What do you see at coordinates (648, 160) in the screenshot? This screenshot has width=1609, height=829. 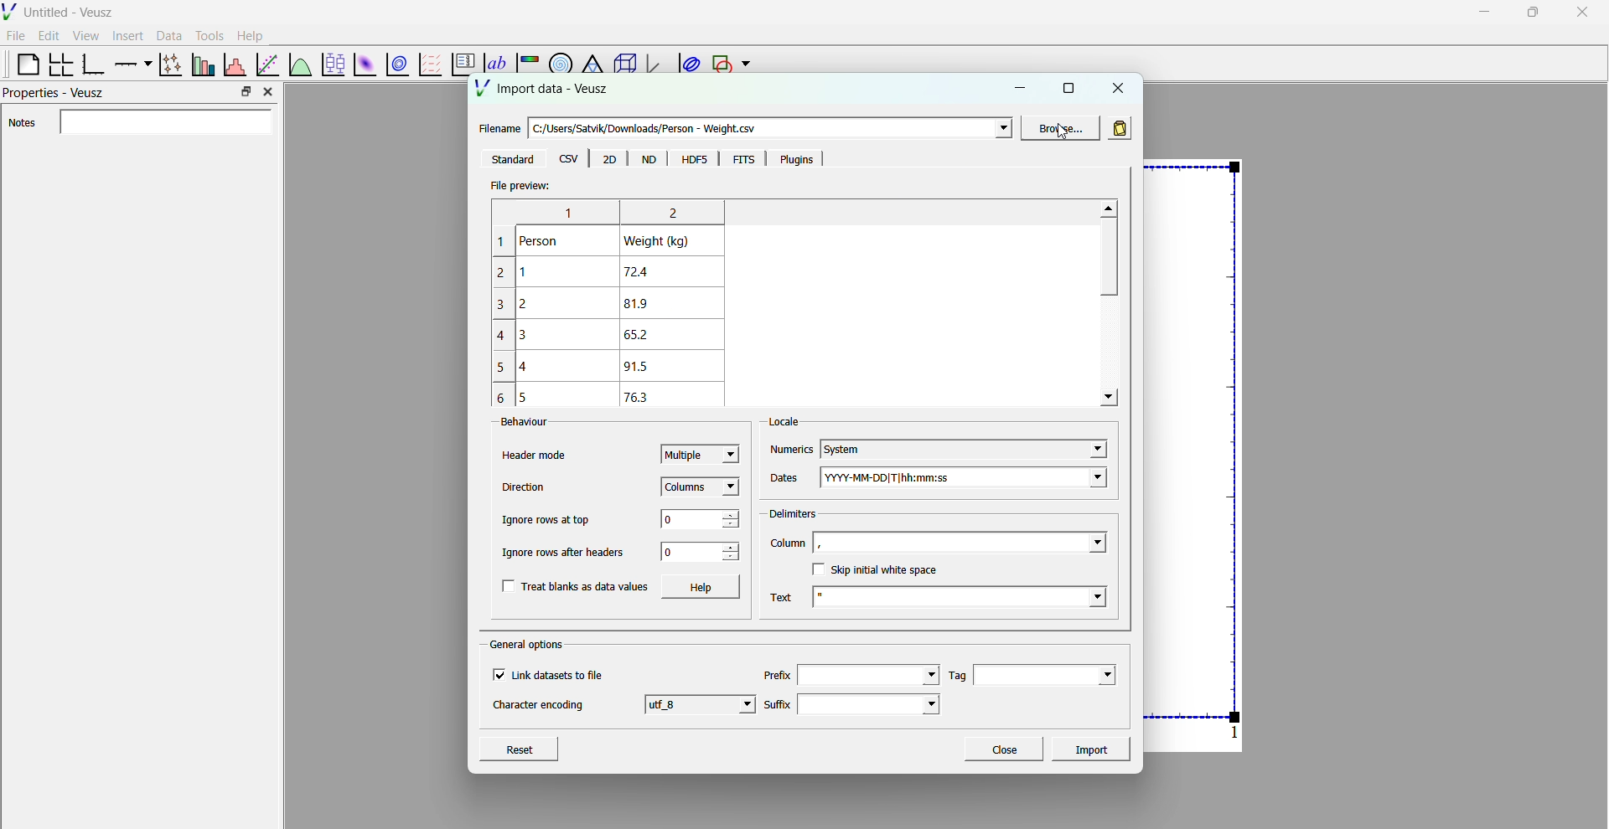 I see `ND.` at bounding box center [648, 160].